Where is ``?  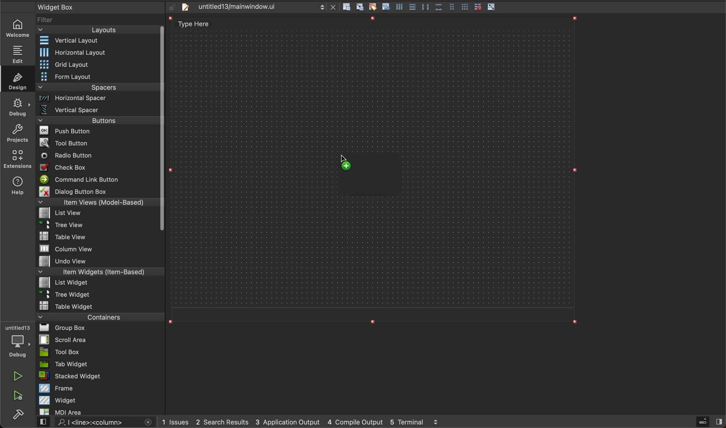
 is located at coordinates (360, 7).